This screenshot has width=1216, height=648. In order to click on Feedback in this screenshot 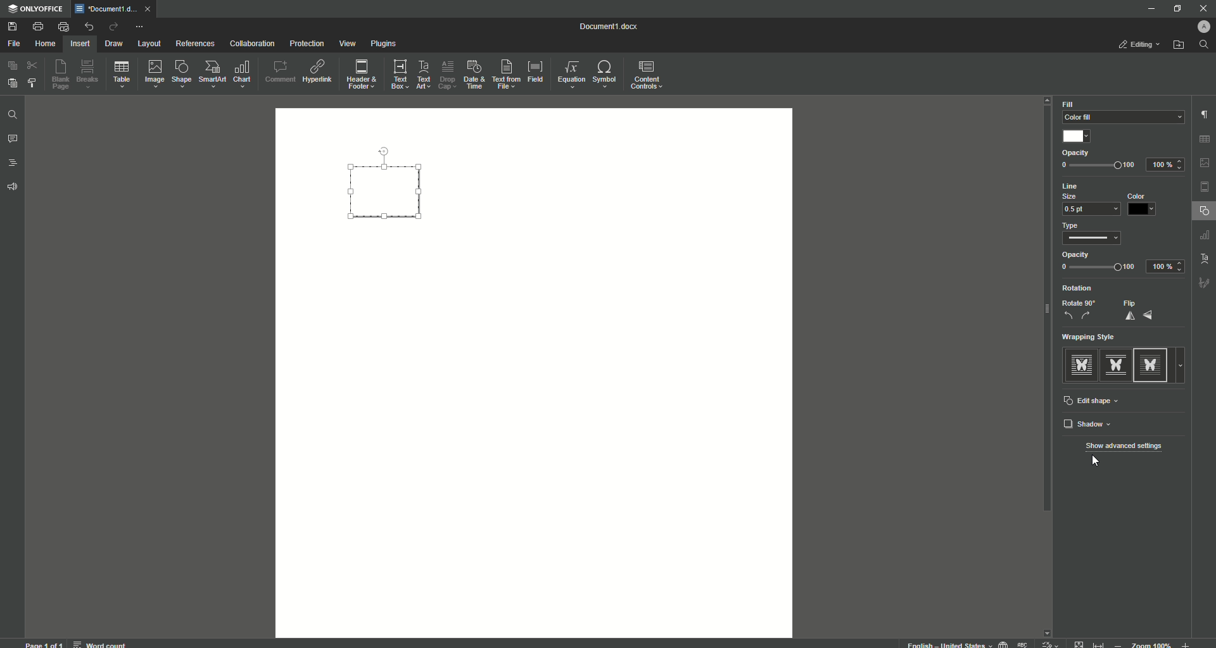, I will do `click(14, 187)`.